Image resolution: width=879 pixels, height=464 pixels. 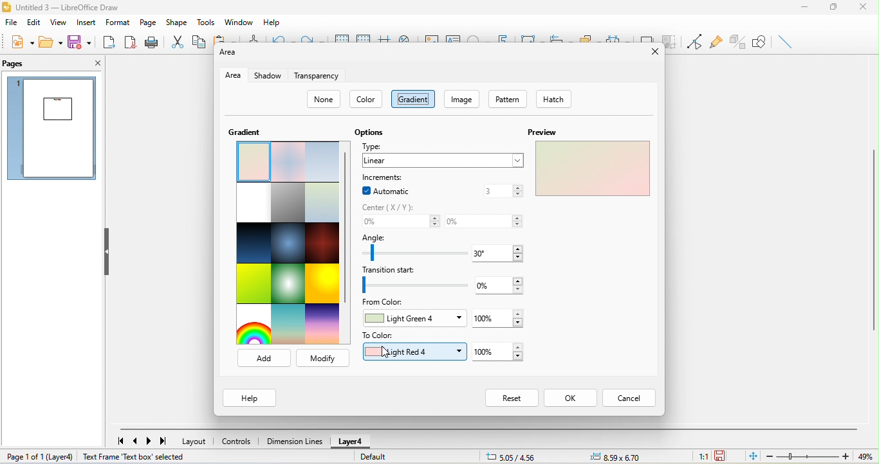 What do you see at coordinates (247, 397) in the screenshot?
I see `help` at bounding box center [247, 397].